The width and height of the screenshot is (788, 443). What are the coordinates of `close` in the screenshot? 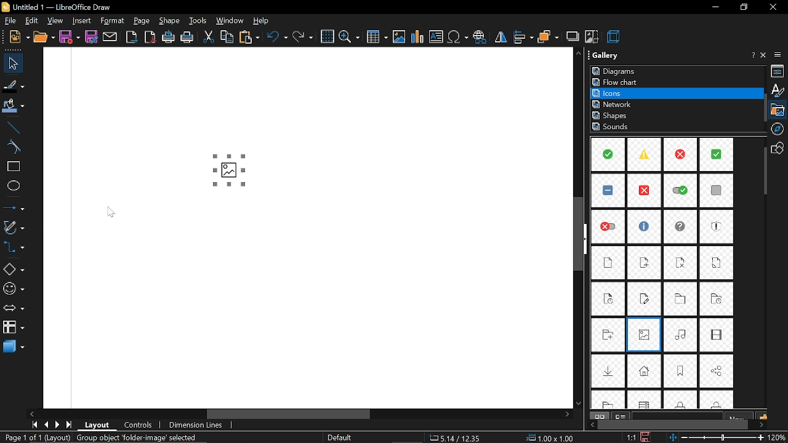 It's located at (765, 55).